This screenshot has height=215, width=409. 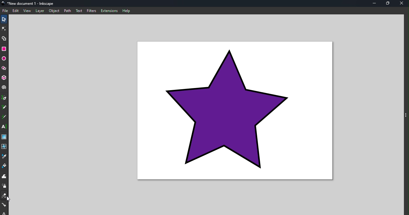 What do you see at coordinates (69, 11) in the screenshot?
I see `path` at bounding box center [69, 11].